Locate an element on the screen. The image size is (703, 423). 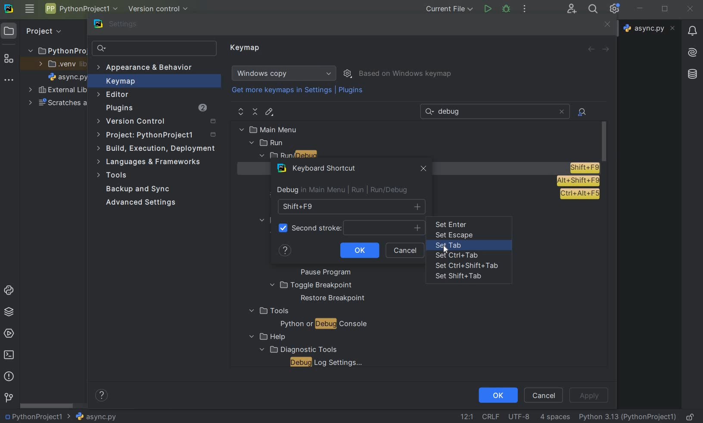
set escape is located at coordinates (455, 235).